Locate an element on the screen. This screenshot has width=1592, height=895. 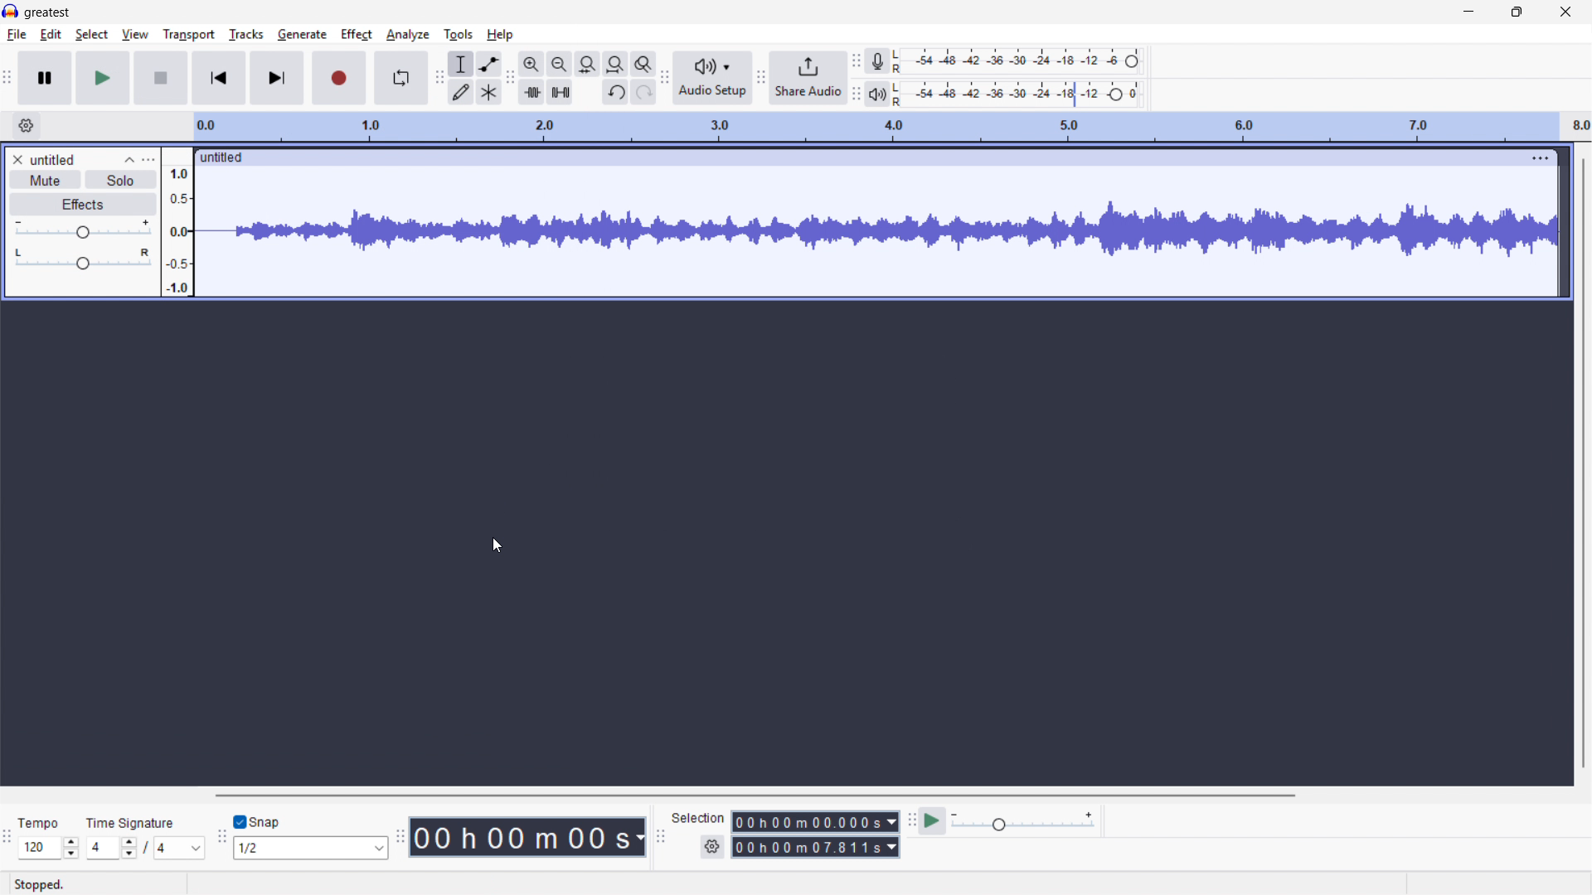
minimise  is located at coordinates (1467, 13).